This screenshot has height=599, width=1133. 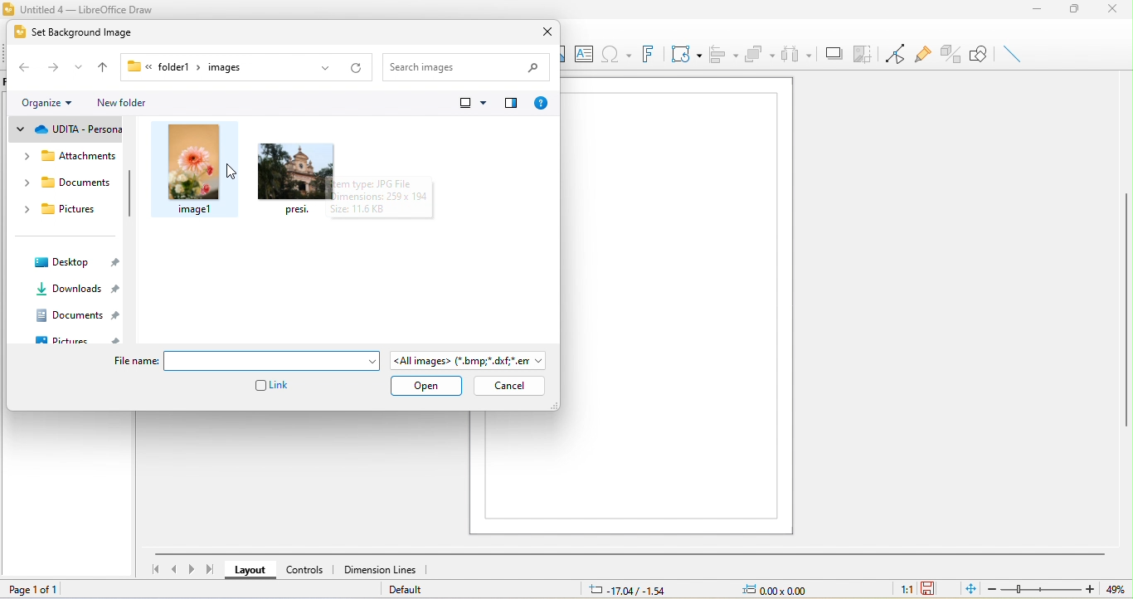 I want to click on -17.04/-1.54, so click(x=632, y=588).